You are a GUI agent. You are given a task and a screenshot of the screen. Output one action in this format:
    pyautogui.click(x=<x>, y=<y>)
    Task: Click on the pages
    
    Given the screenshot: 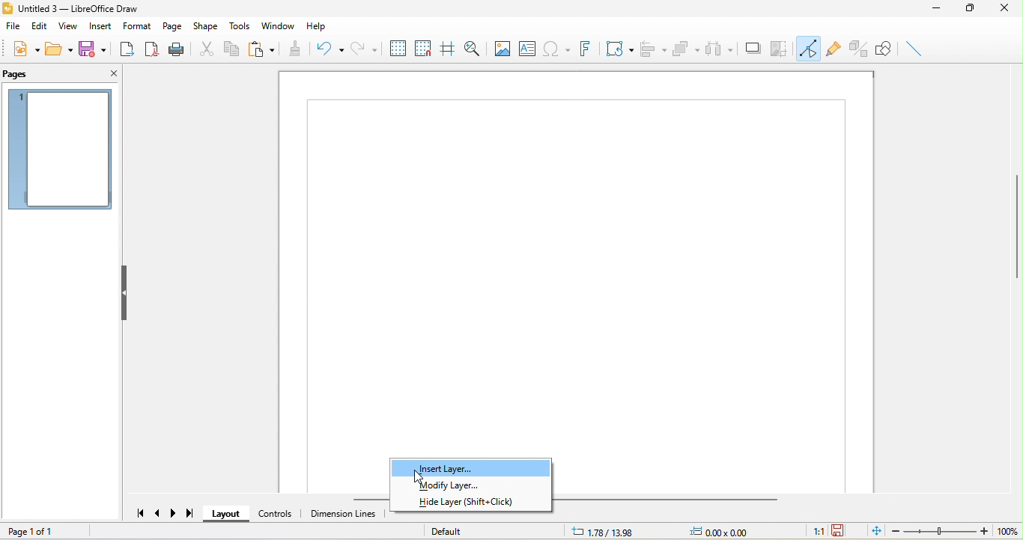 What is the action you would take?
    pyautogui.click(x=25, y=76)
    